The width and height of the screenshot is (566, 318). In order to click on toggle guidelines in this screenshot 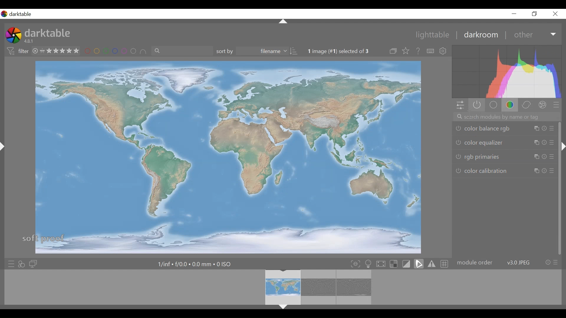, I will do `click(444, 264)`.